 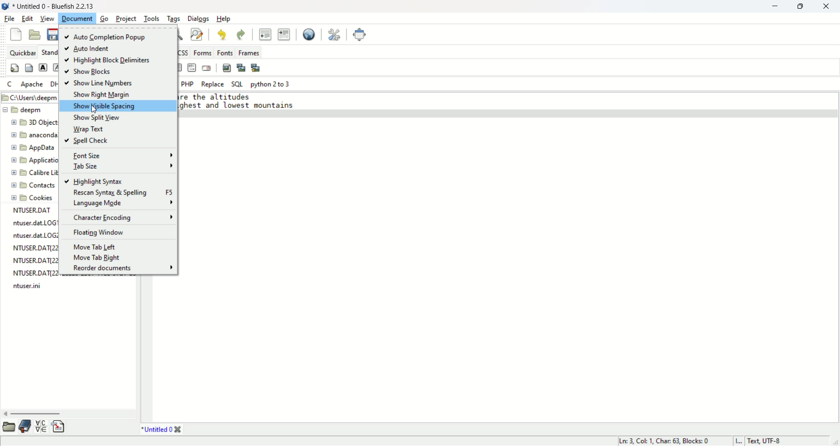 What do you see at coordinates (93, 181) in the screenshot?
I see `highlight syntax` at bounding box center [93, 181].